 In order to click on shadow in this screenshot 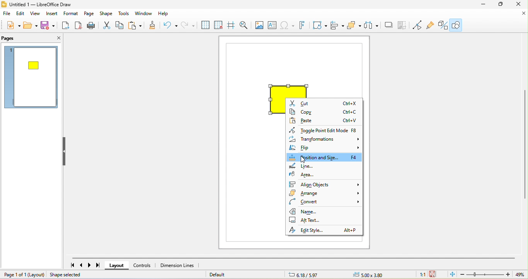, I will do `click(389, 25)`.